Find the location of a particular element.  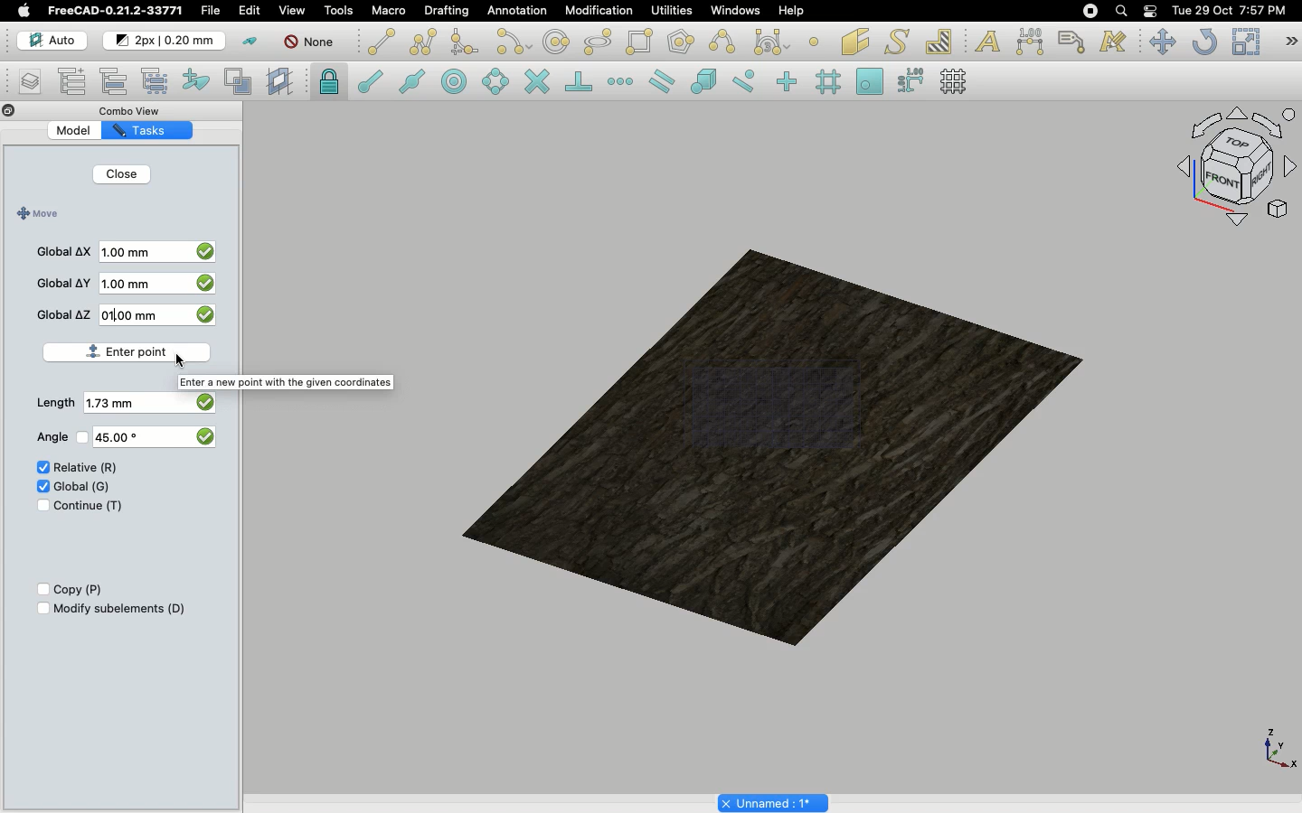

Move is located at coordinates (1162, 42).